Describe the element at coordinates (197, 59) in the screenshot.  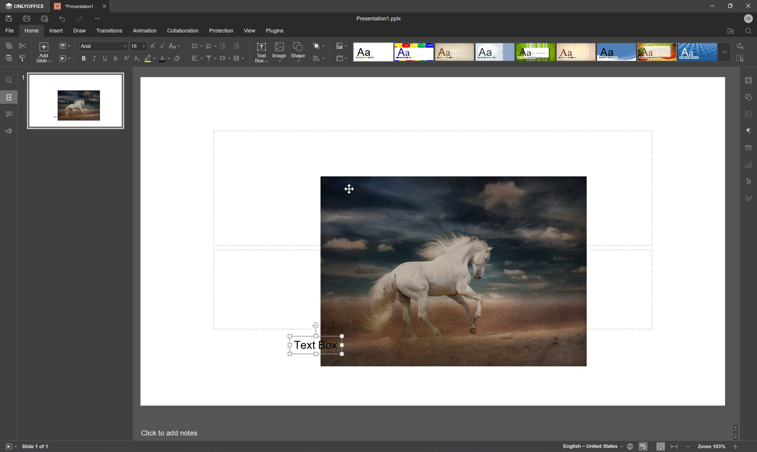
I see `Horizontal align` at that location.